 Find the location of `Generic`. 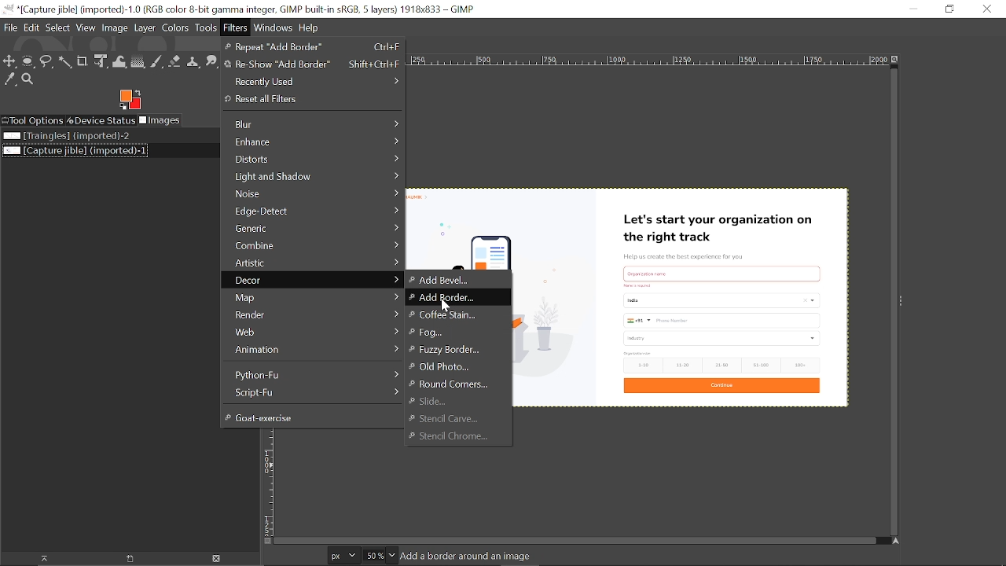

Generic is located at coordinates (314, 230).